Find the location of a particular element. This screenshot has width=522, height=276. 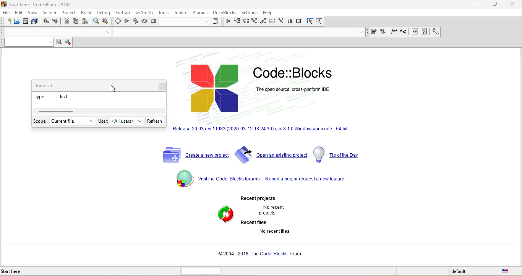

tools+ is located at coordinates (181, 13).